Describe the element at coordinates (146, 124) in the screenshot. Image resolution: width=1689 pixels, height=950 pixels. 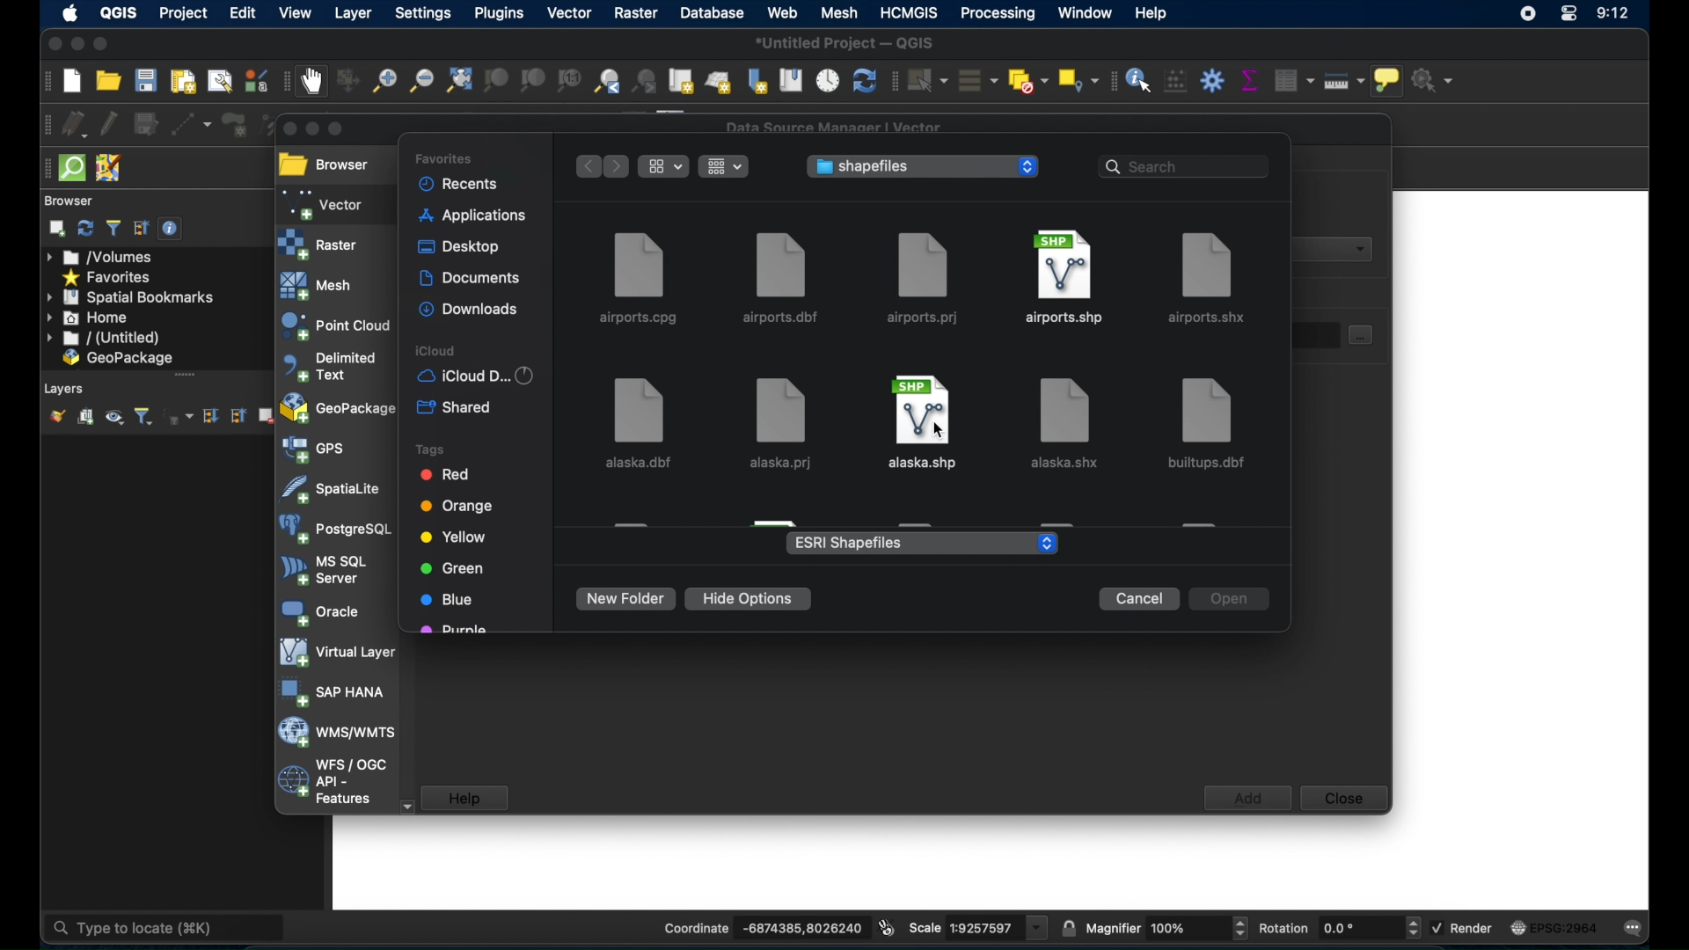
I see `save edits` at that location.